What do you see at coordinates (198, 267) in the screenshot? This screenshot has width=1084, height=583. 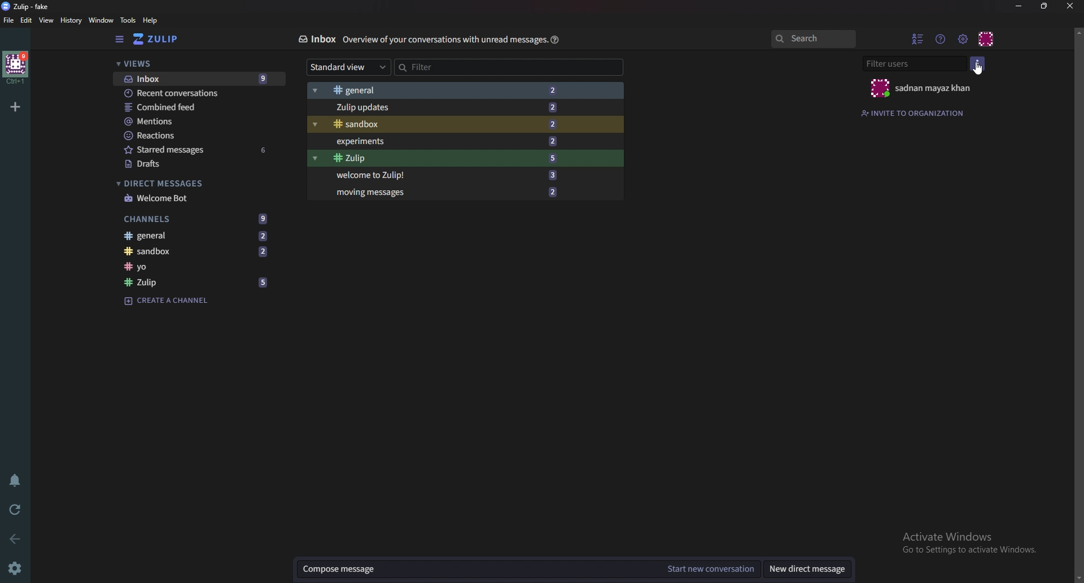 I see `channel` at bounding box center [198, 267].